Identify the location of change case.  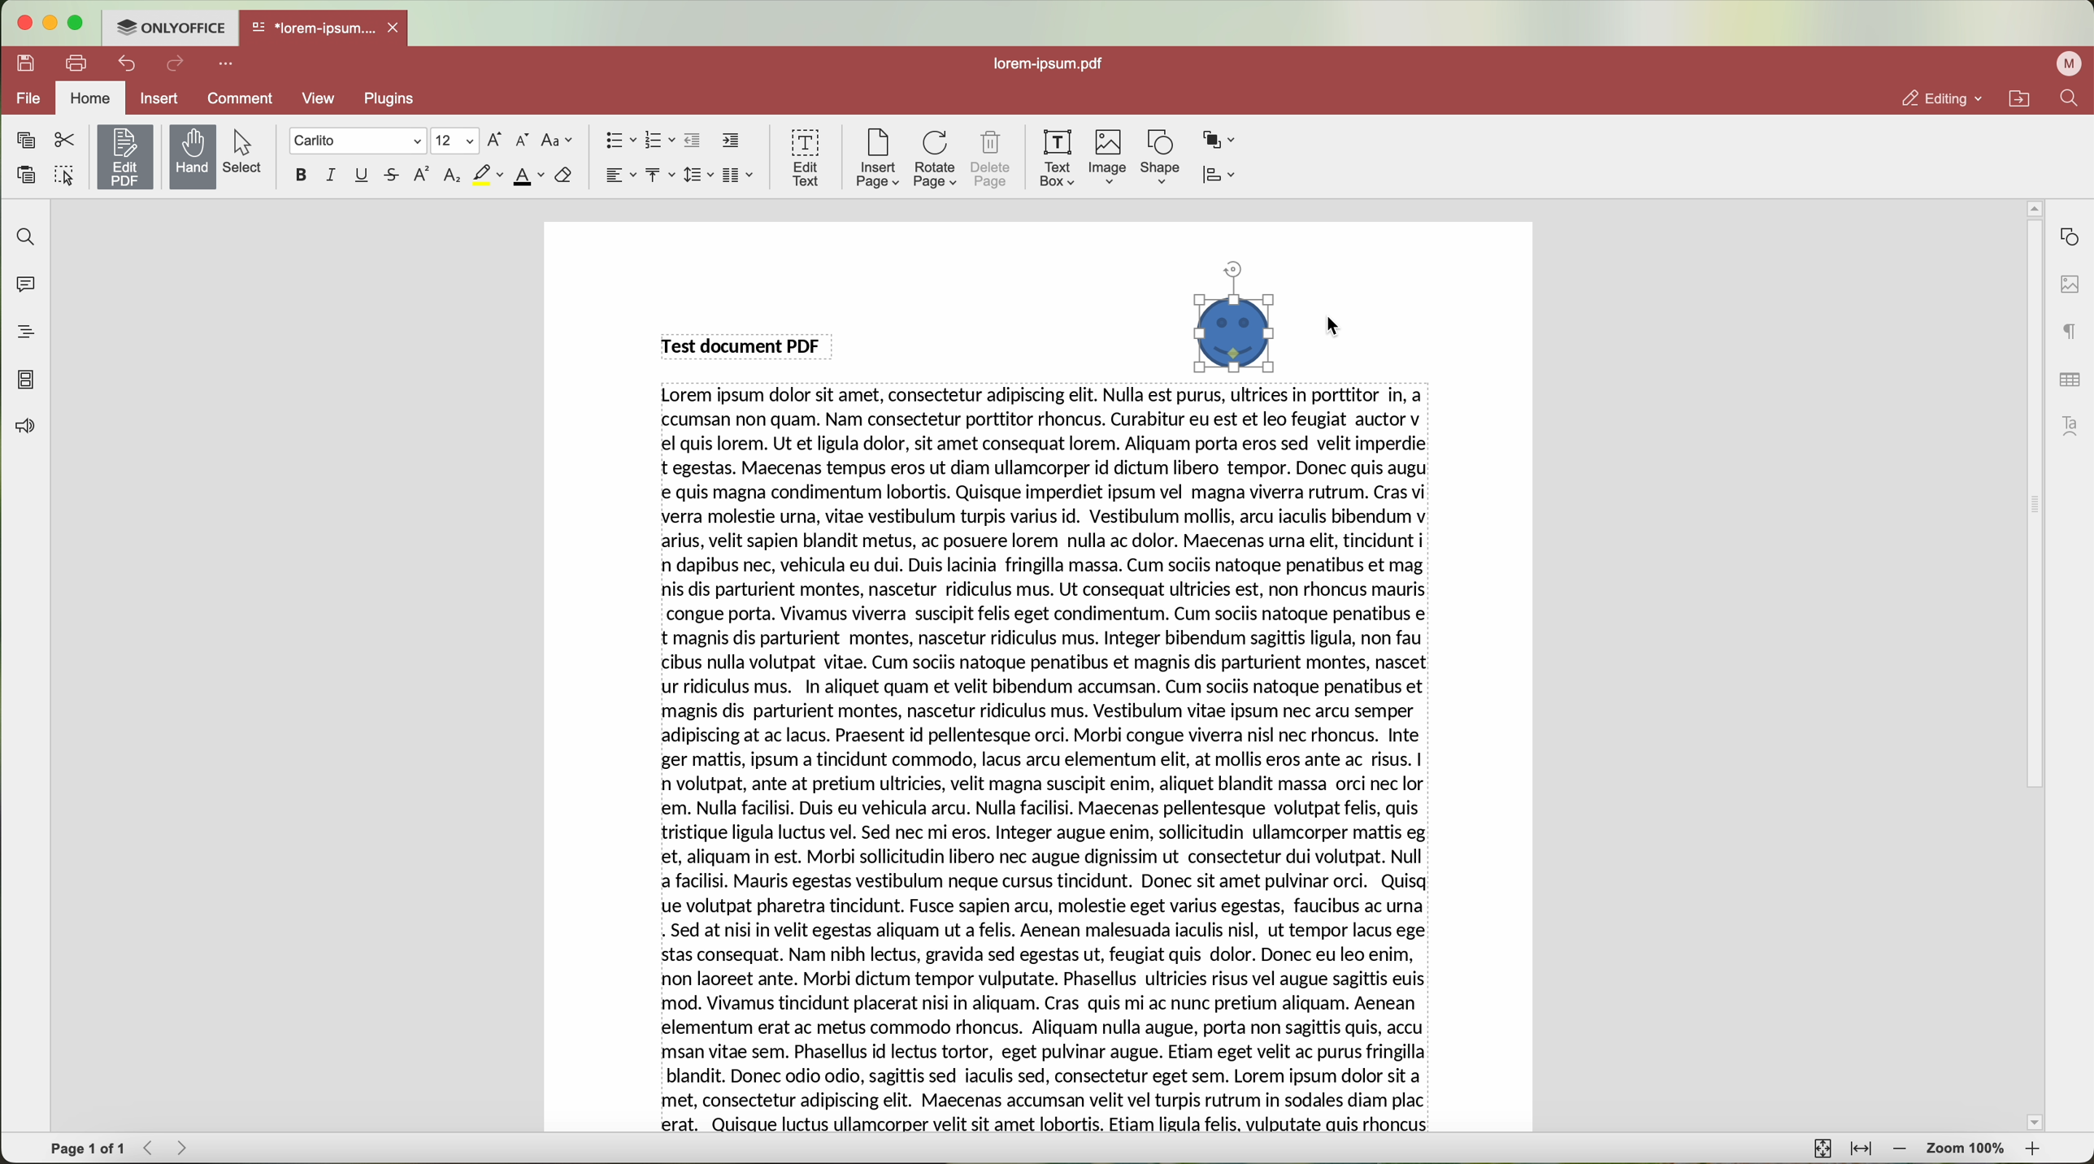
(557, 140).